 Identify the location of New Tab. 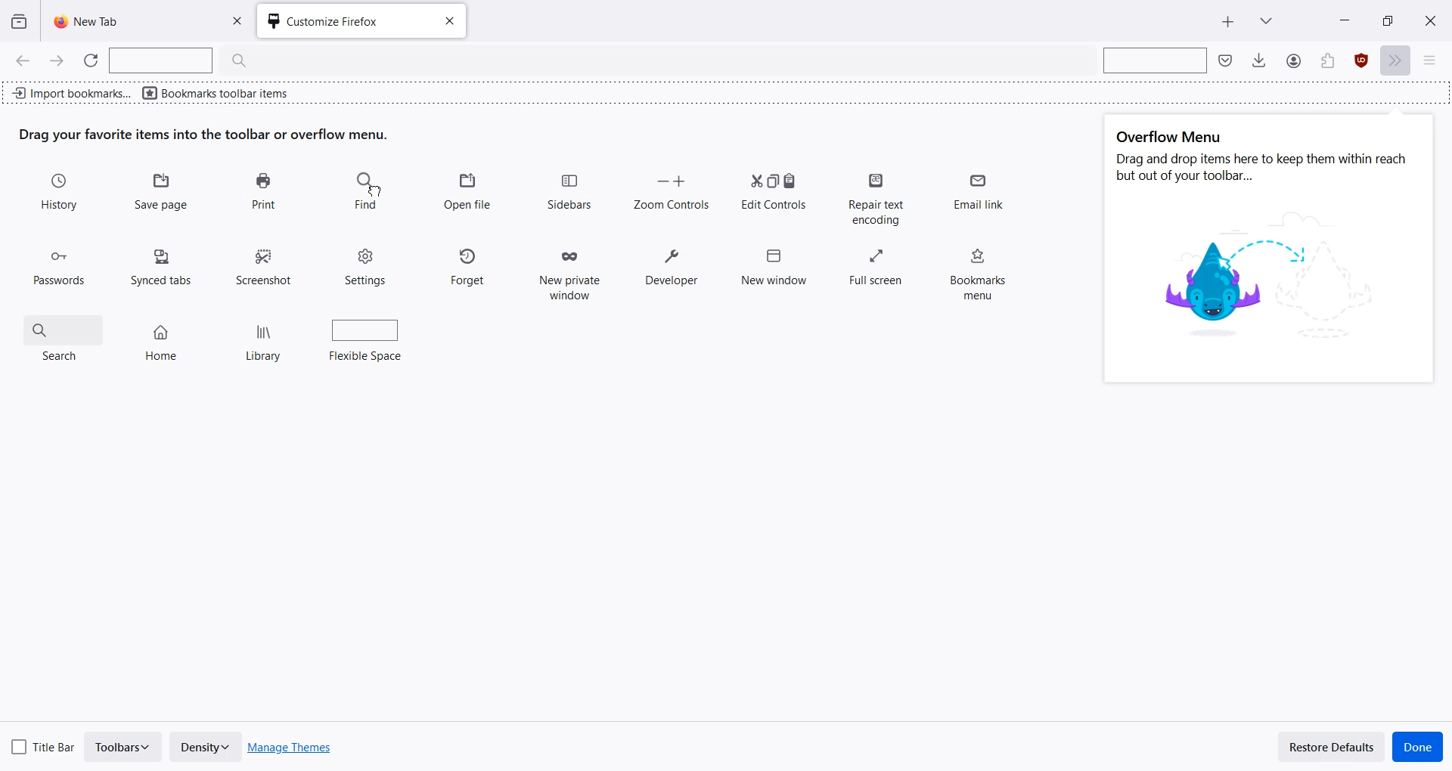
(1228, 22).